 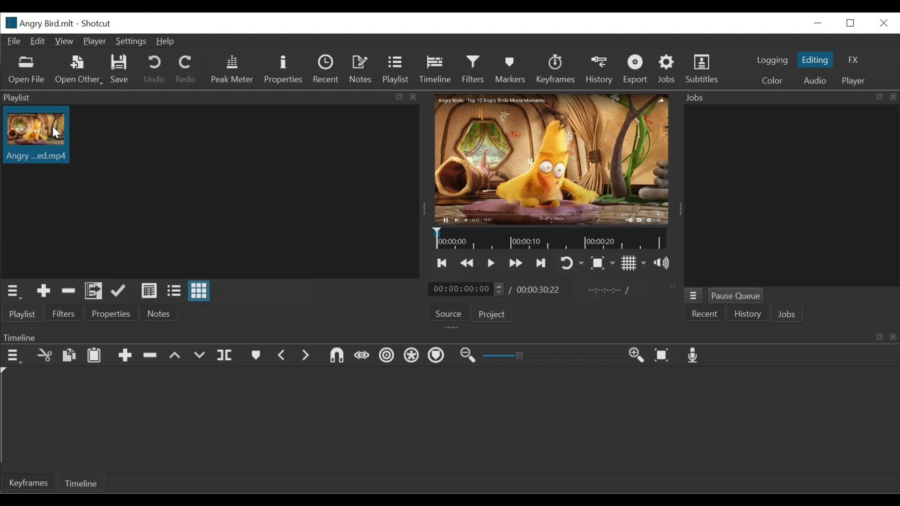 I want to click on Jobs, so click(x=668, y=69).